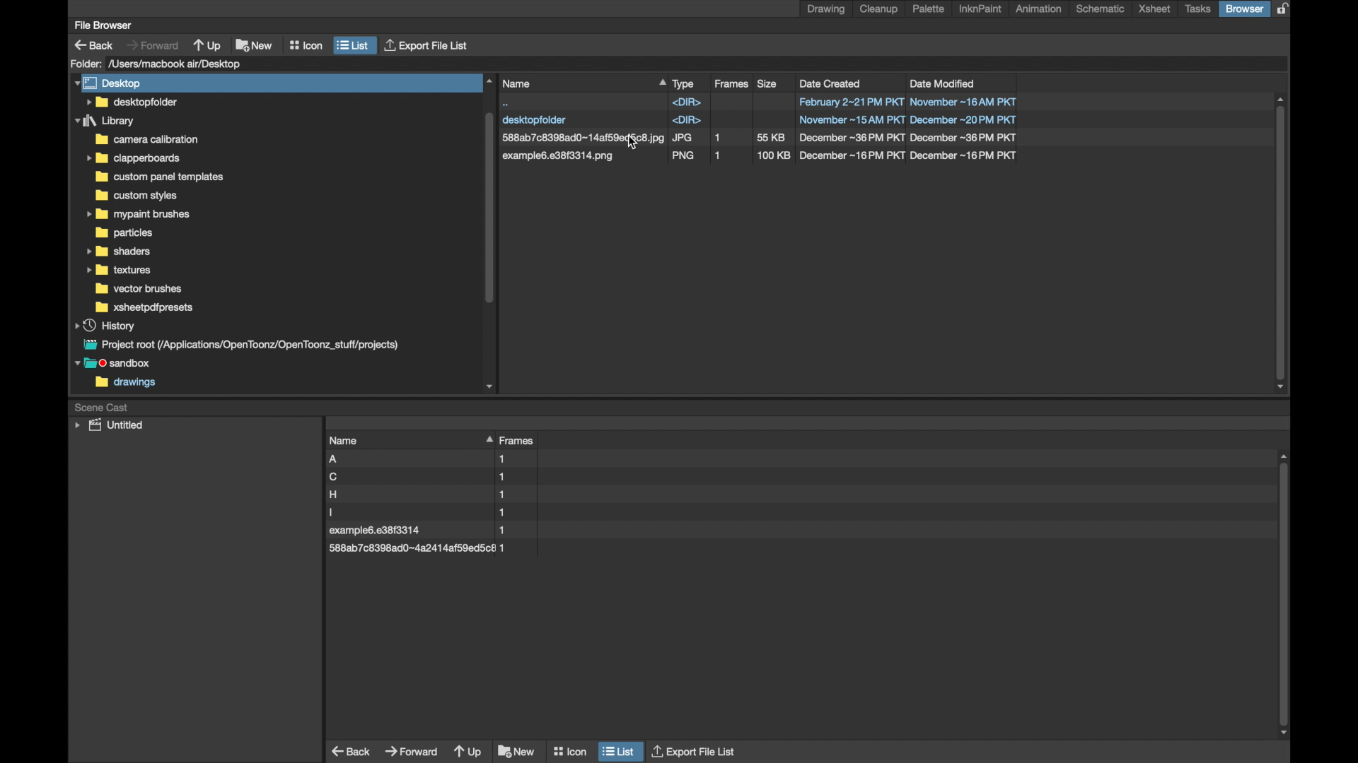  I want to click on drag handle, so click(487, 438).